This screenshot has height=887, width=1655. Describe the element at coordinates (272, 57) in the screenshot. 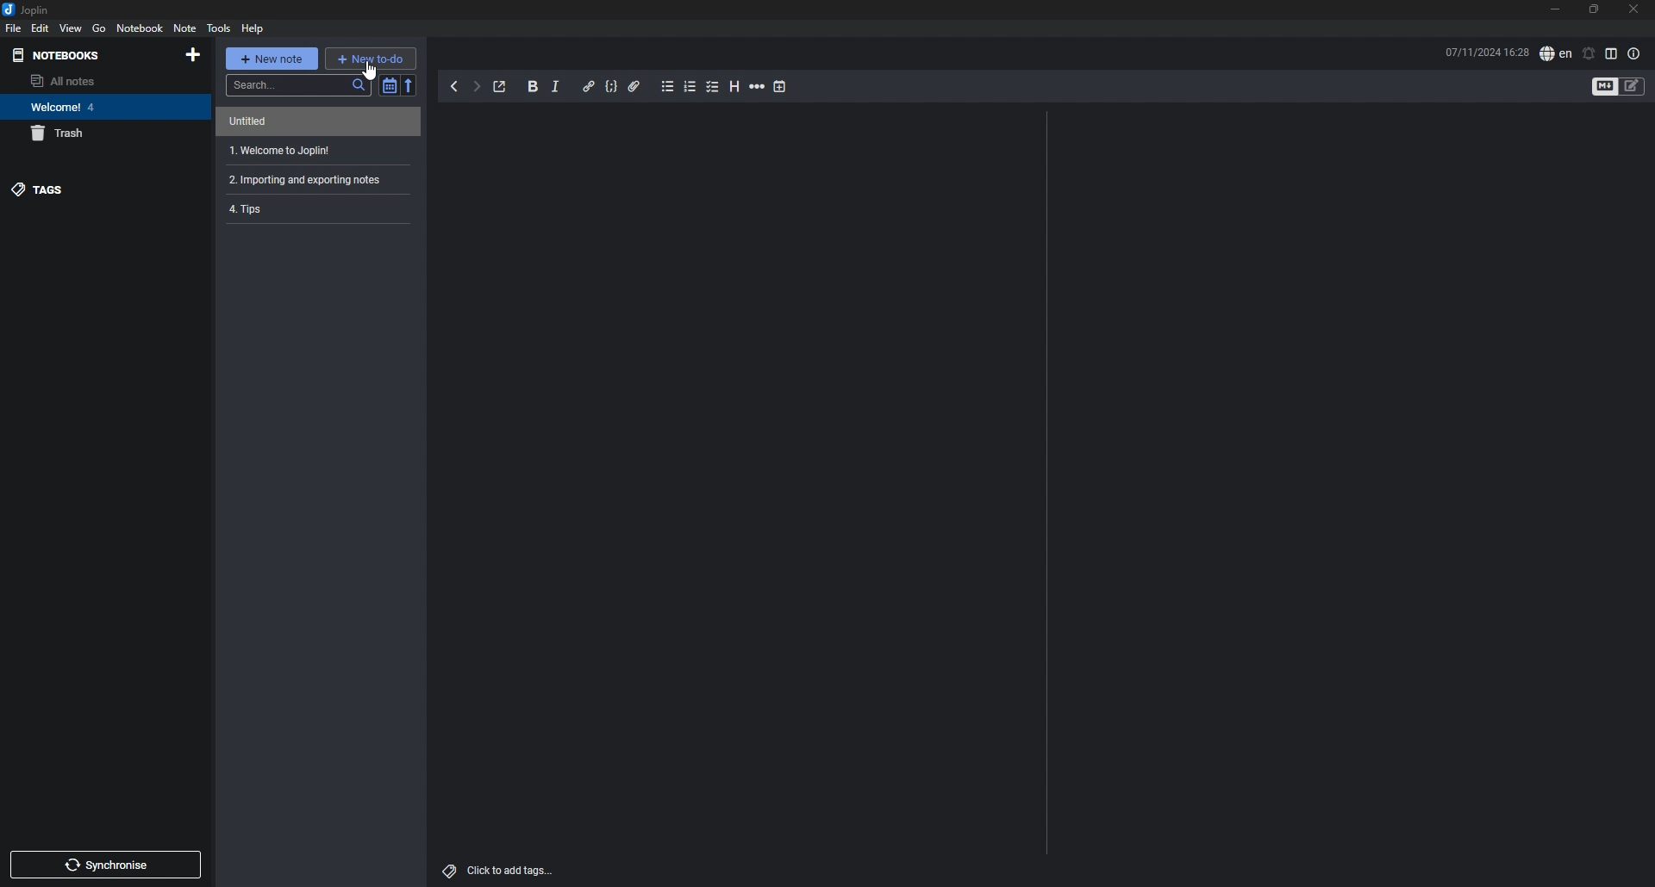

I see `new note` at that location.